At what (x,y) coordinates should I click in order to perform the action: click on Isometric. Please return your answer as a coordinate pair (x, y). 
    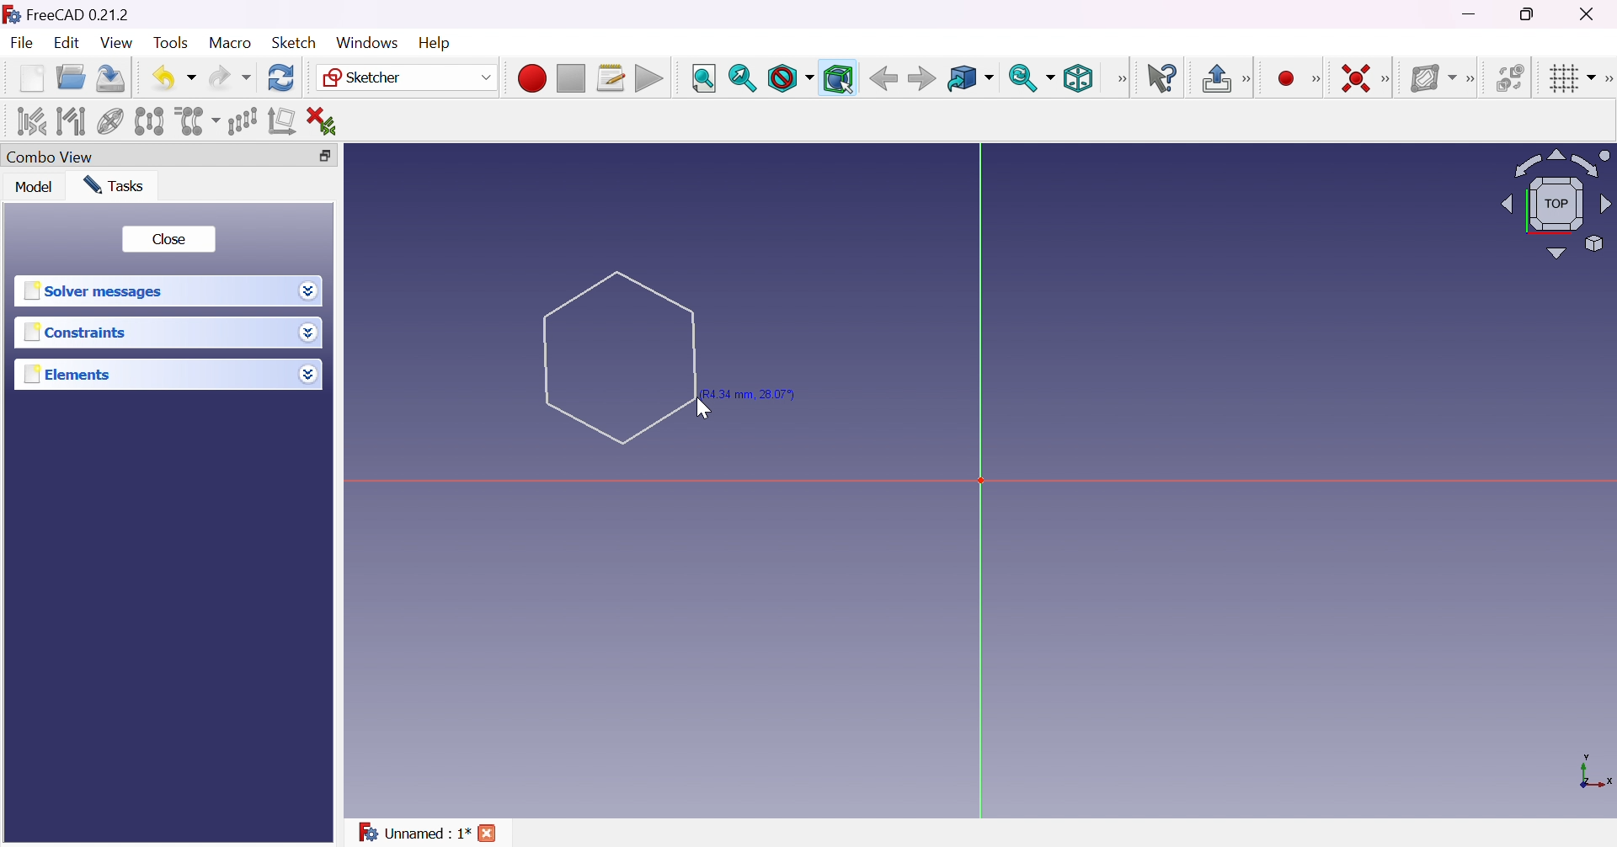
    Looking at the image, I should click on (1078, 77).